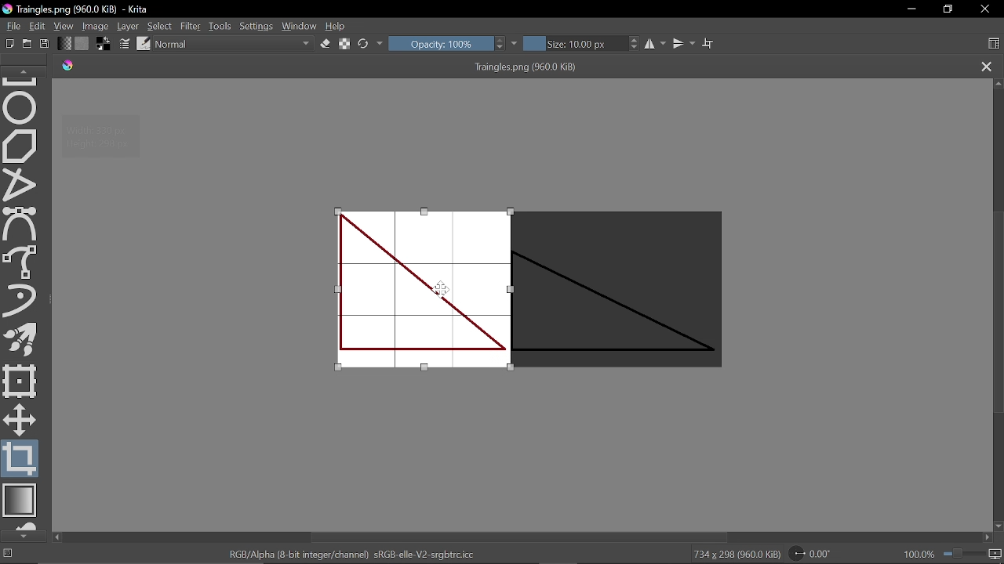  Describe the element at coordinates (657, 44) in the screenshot. I see `Horizontal mirror tool` at that location.